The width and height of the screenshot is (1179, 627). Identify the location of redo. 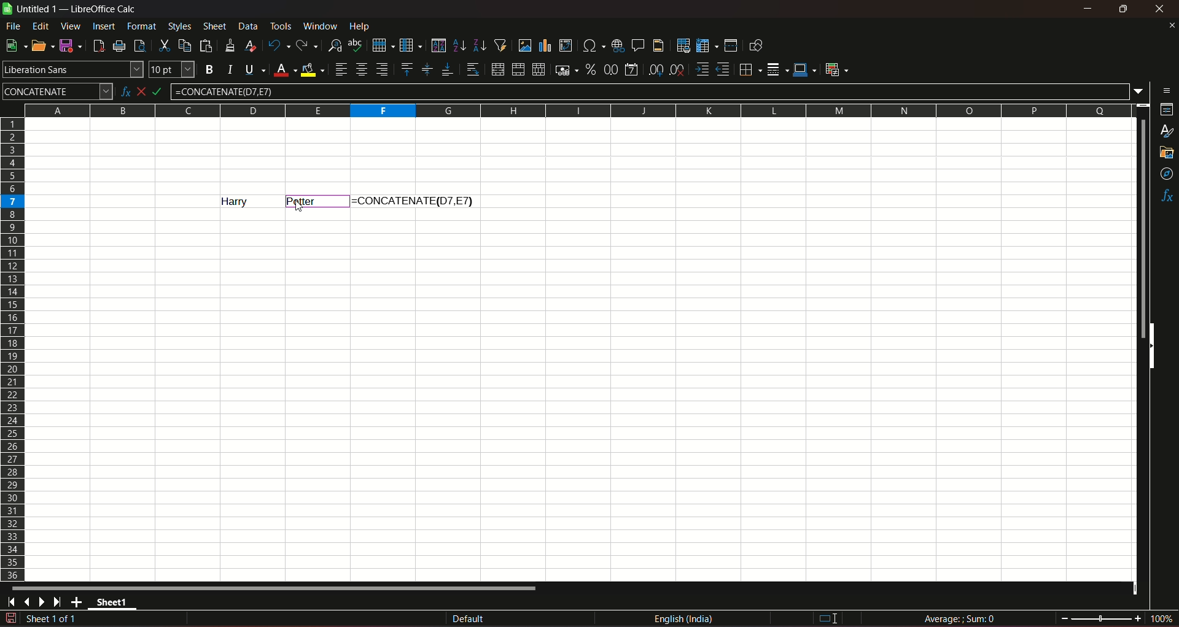
(307, 44).